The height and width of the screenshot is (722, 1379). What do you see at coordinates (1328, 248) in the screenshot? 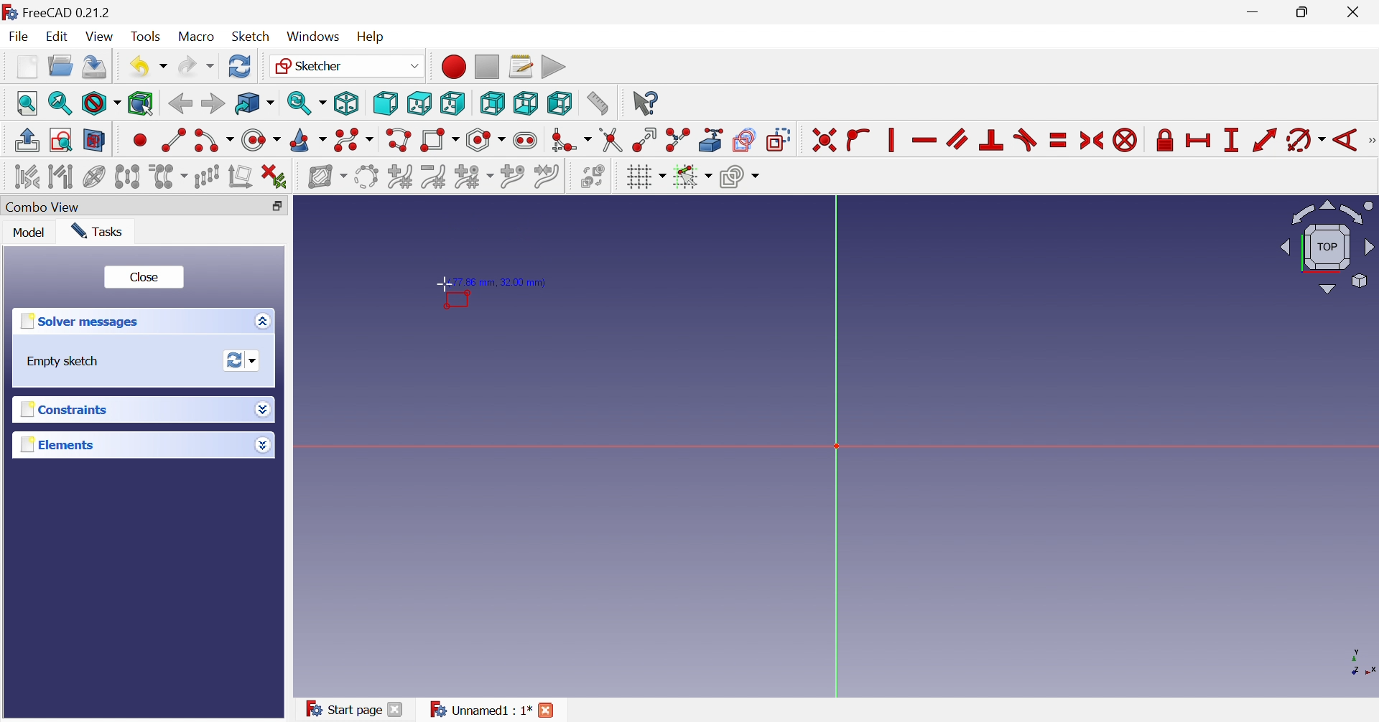
I see `Viewing angle` at bounding box center [1328, 248].